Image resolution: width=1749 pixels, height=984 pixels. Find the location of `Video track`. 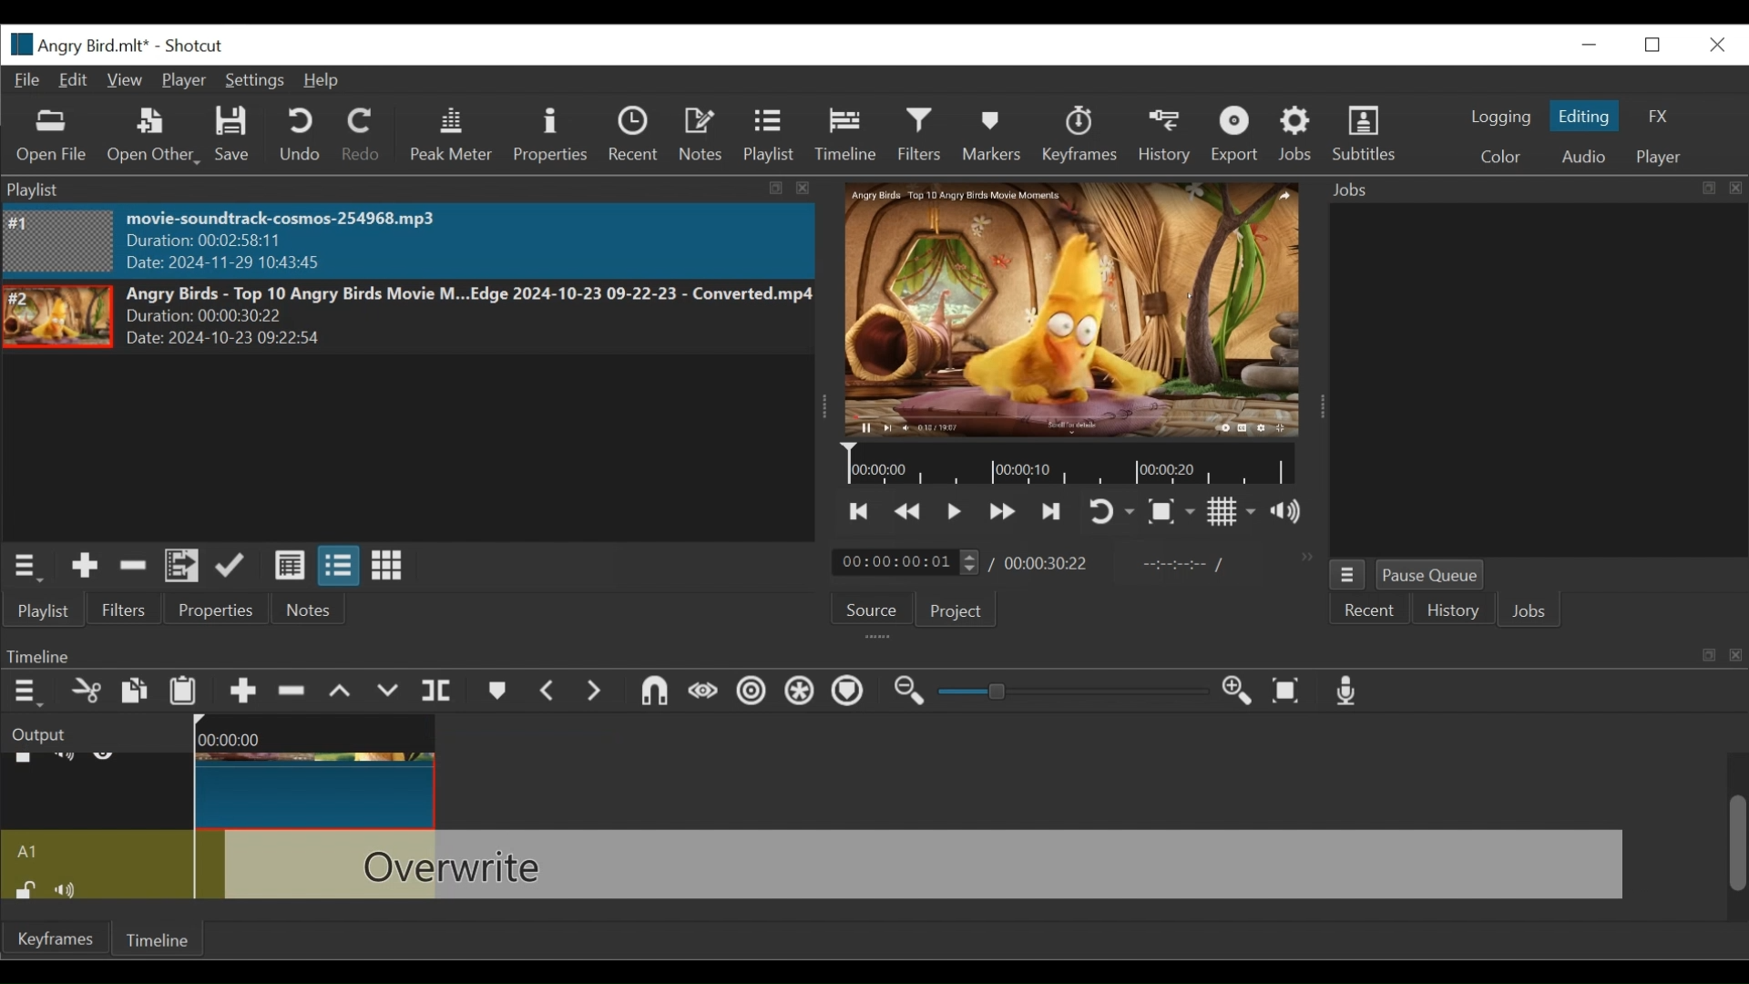

Video track is located at coordinates (97, 792).